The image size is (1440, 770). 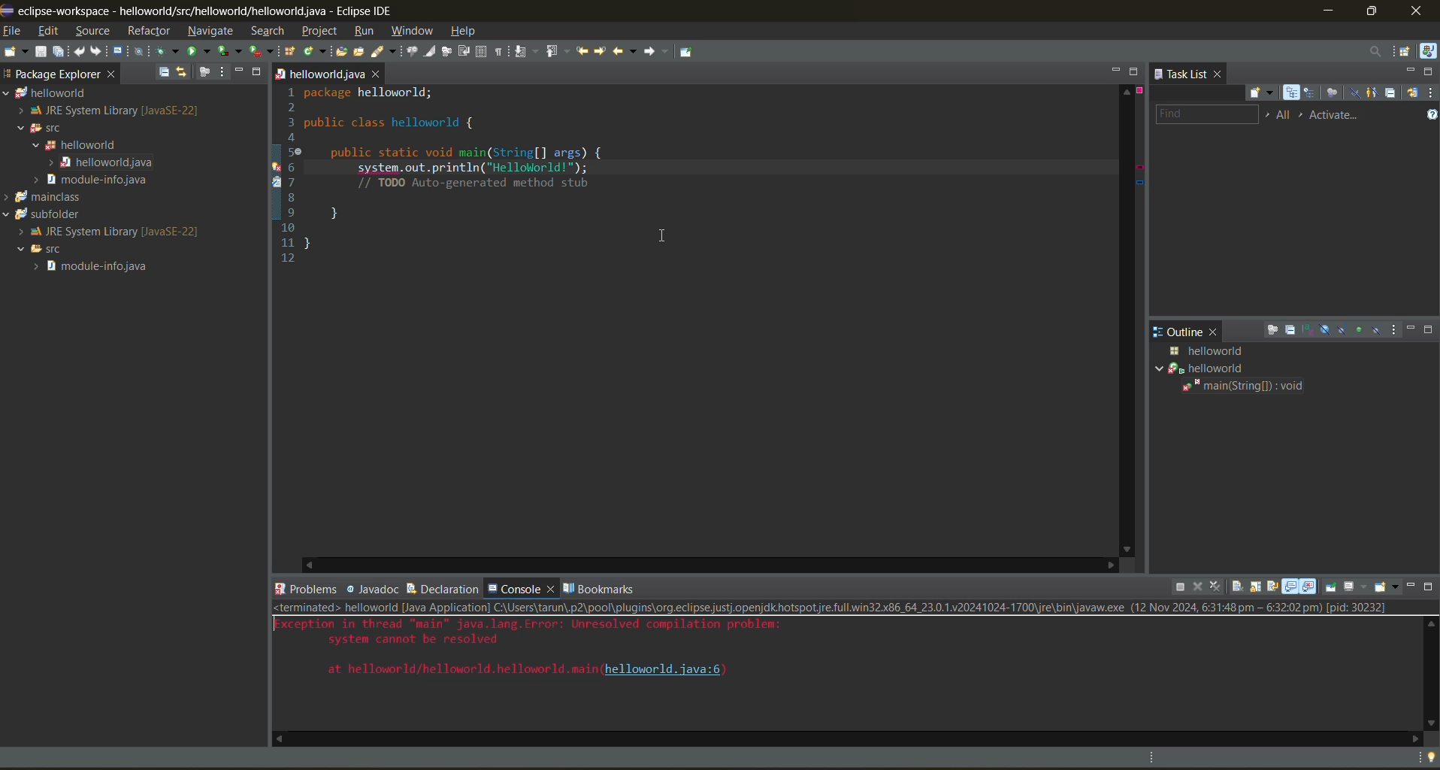 I want to click on activate, so click(x=1335, y=116).